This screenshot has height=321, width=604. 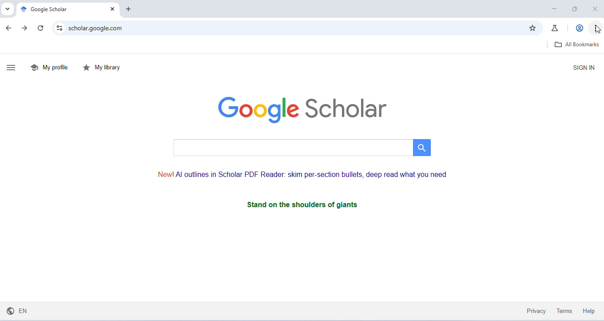 What do you see at coordinates (7, 9) in the screenshot?
I see `search tabs` at bounding box center [7, 9].